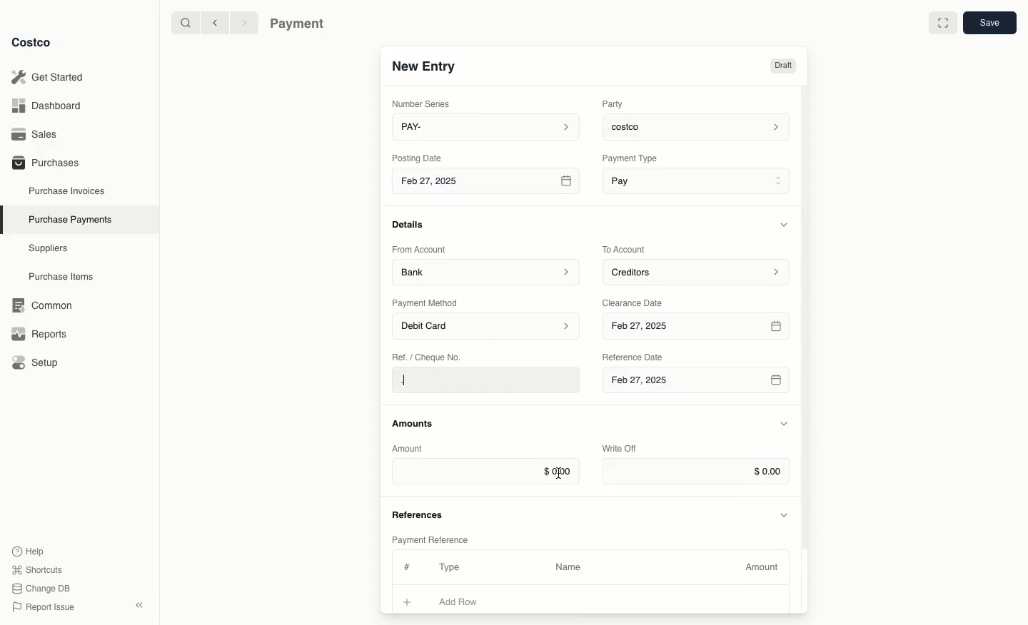 The image size is (1028, 625). Describe the element at coordinates (638, 302) in the screenshot. I see `Clearance Date` at that location.